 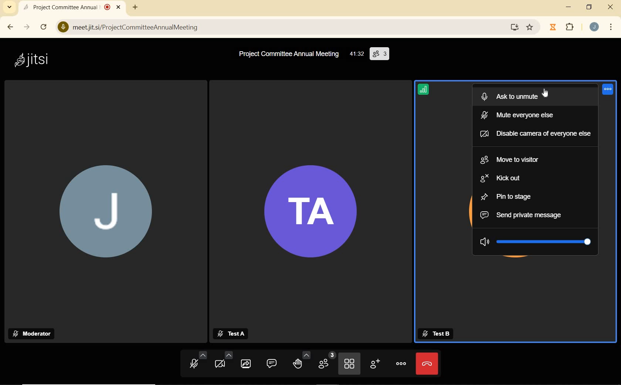 What do you see at coordinates (310, 214) in the screenshot?
I see `TA` at bounding box center [310, 214].